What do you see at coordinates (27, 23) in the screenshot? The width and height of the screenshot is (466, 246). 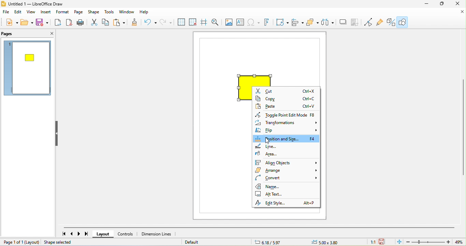 I see `open` at bounding box center [27, 23].